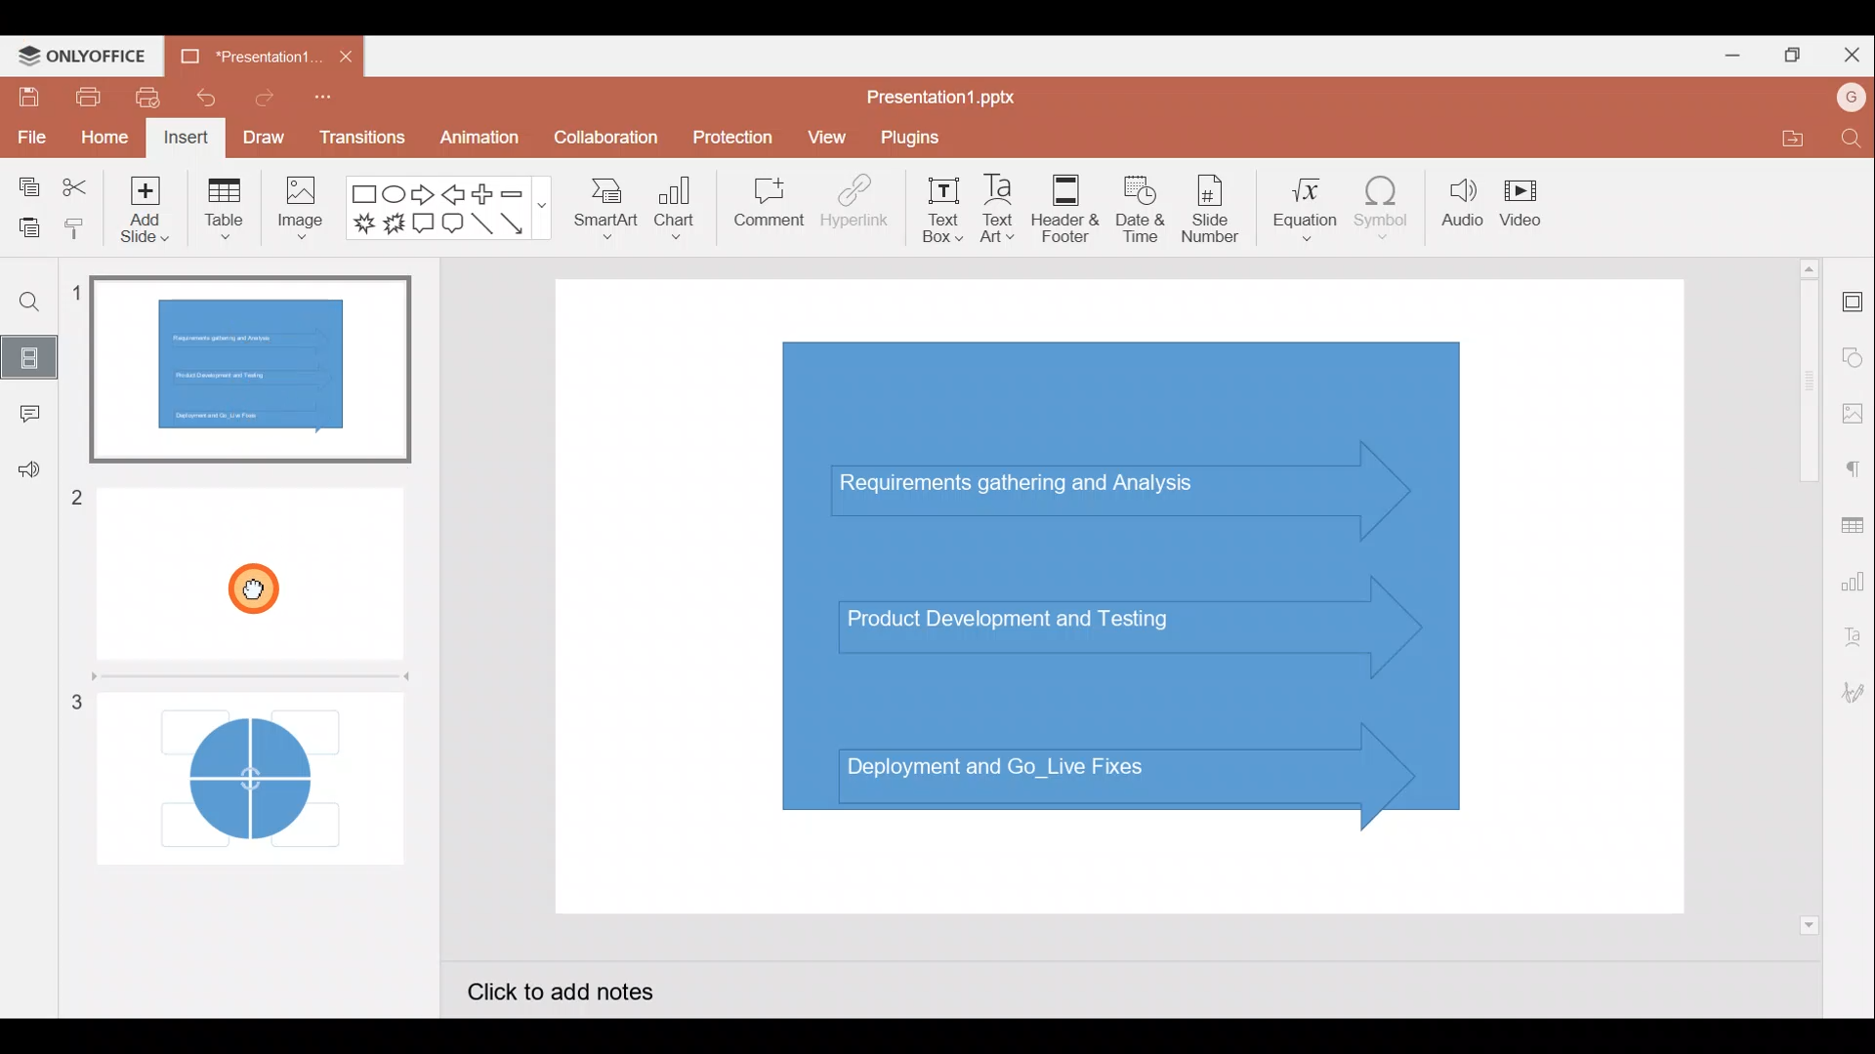 The image size is (1875, 1054). Describe the element at coordinates (1458, 210) in the screenshot. I see `Audio` at that location.